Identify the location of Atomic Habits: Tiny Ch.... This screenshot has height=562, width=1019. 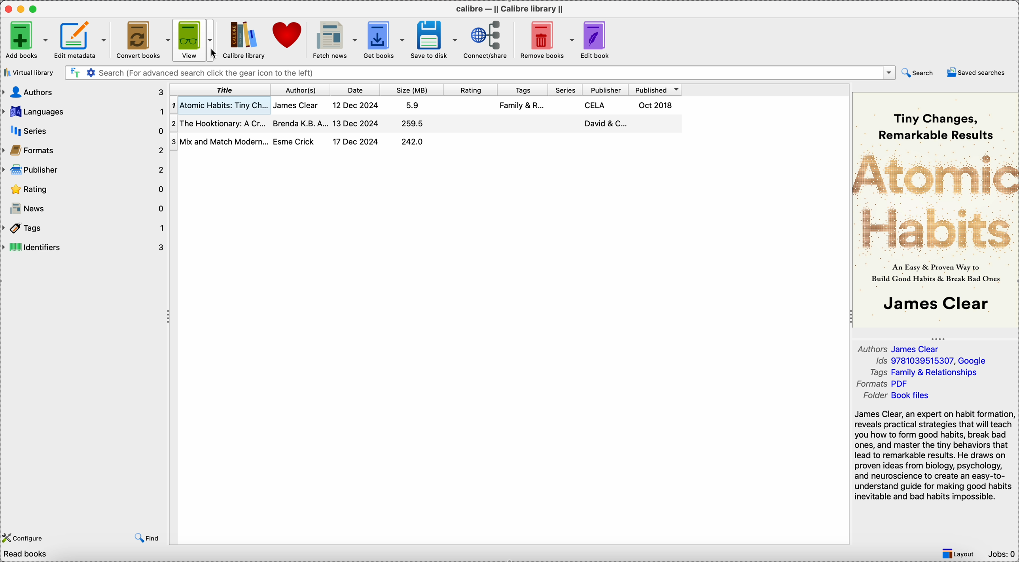
(219, 105).